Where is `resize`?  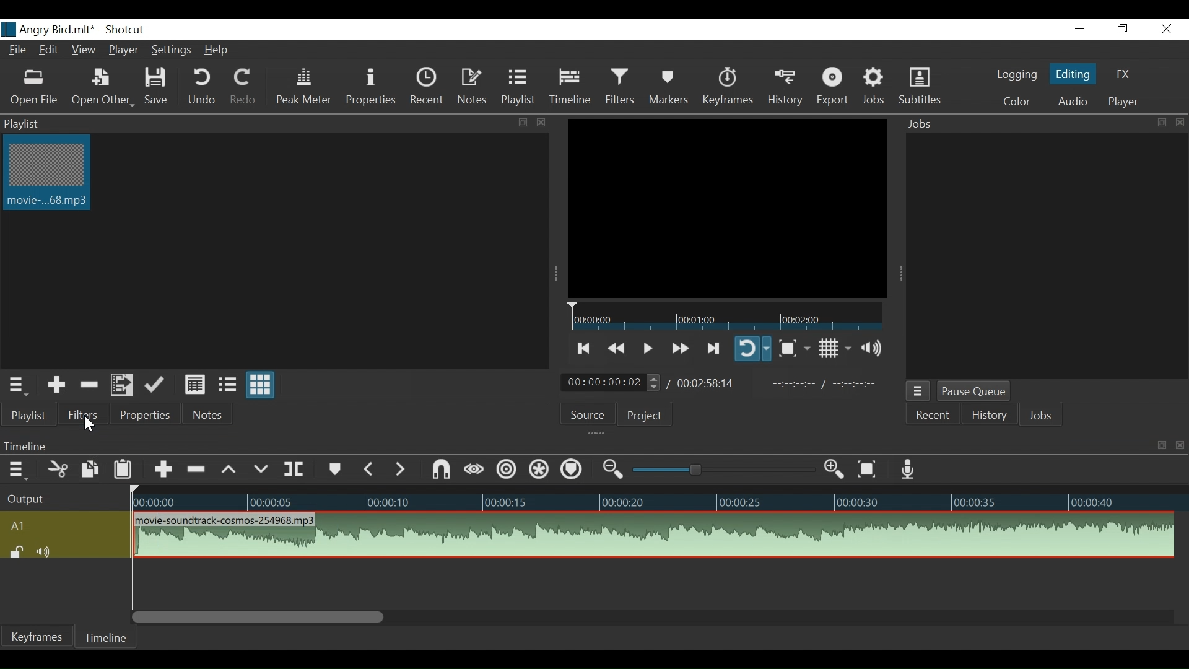 resize is located at coordinates (521, 123).